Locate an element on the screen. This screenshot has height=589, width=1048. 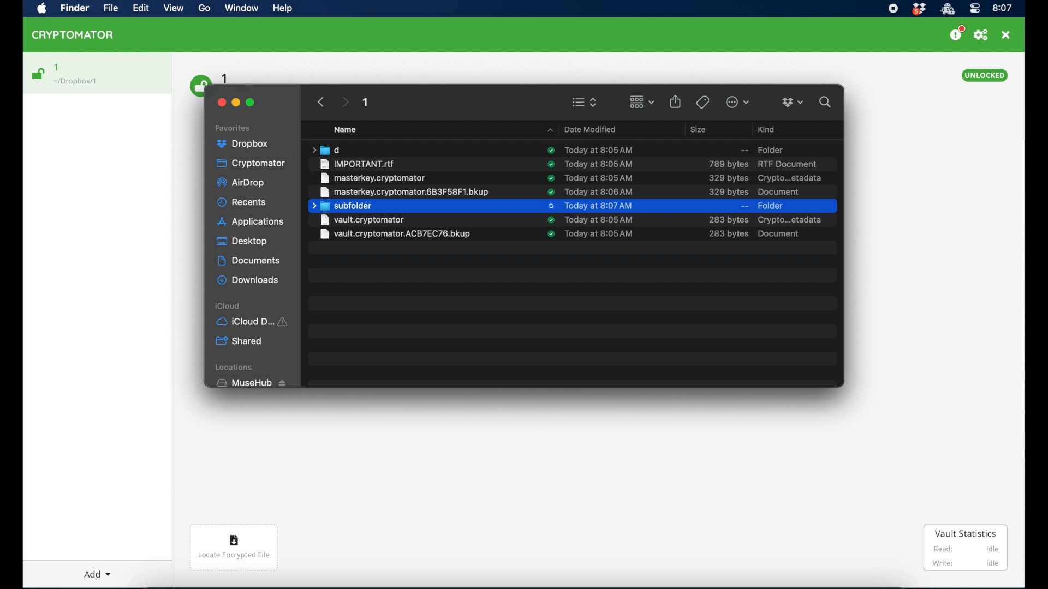
sync is located at coordinates (550, 178).